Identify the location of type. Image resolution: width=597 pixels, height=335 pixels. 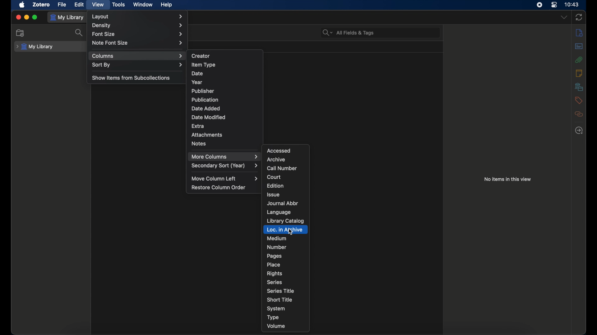
(273, 317).